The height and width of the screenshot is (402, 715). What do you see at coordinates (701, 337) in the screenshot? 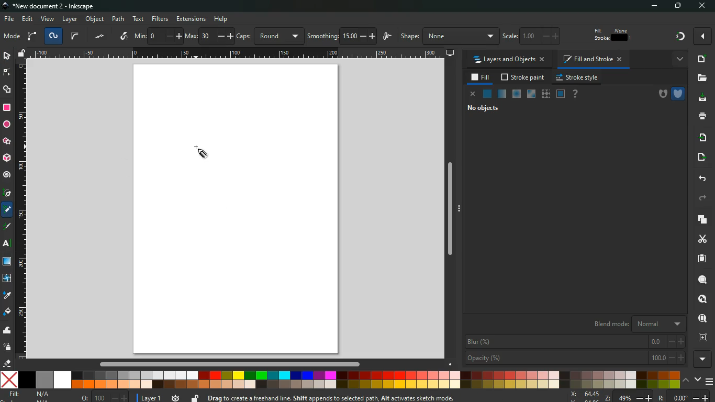
I see `frame` at bounding box center [701, 337].